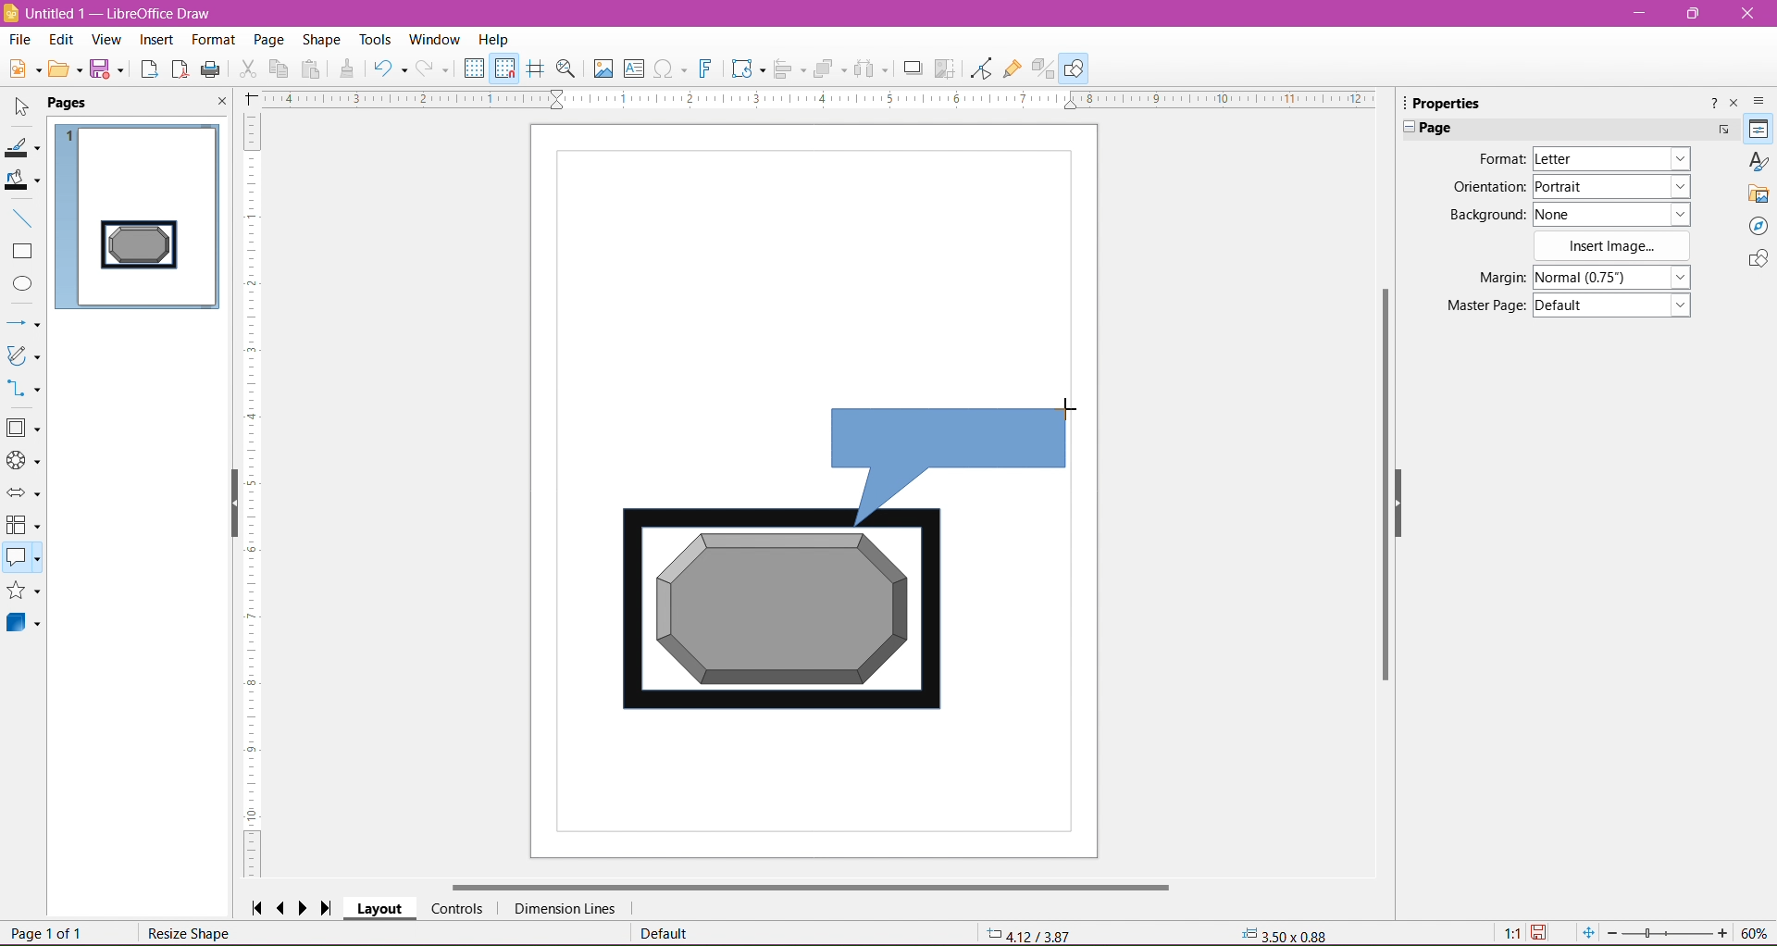 Image resolution: width=1777 pixels, height=946 pixels. Describe the element at coordinates (1488, 188) in the screenshot. I see `Orientation` at that location.